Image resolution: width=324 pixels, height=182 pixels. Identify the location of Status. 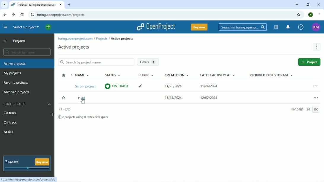
(116, 82).